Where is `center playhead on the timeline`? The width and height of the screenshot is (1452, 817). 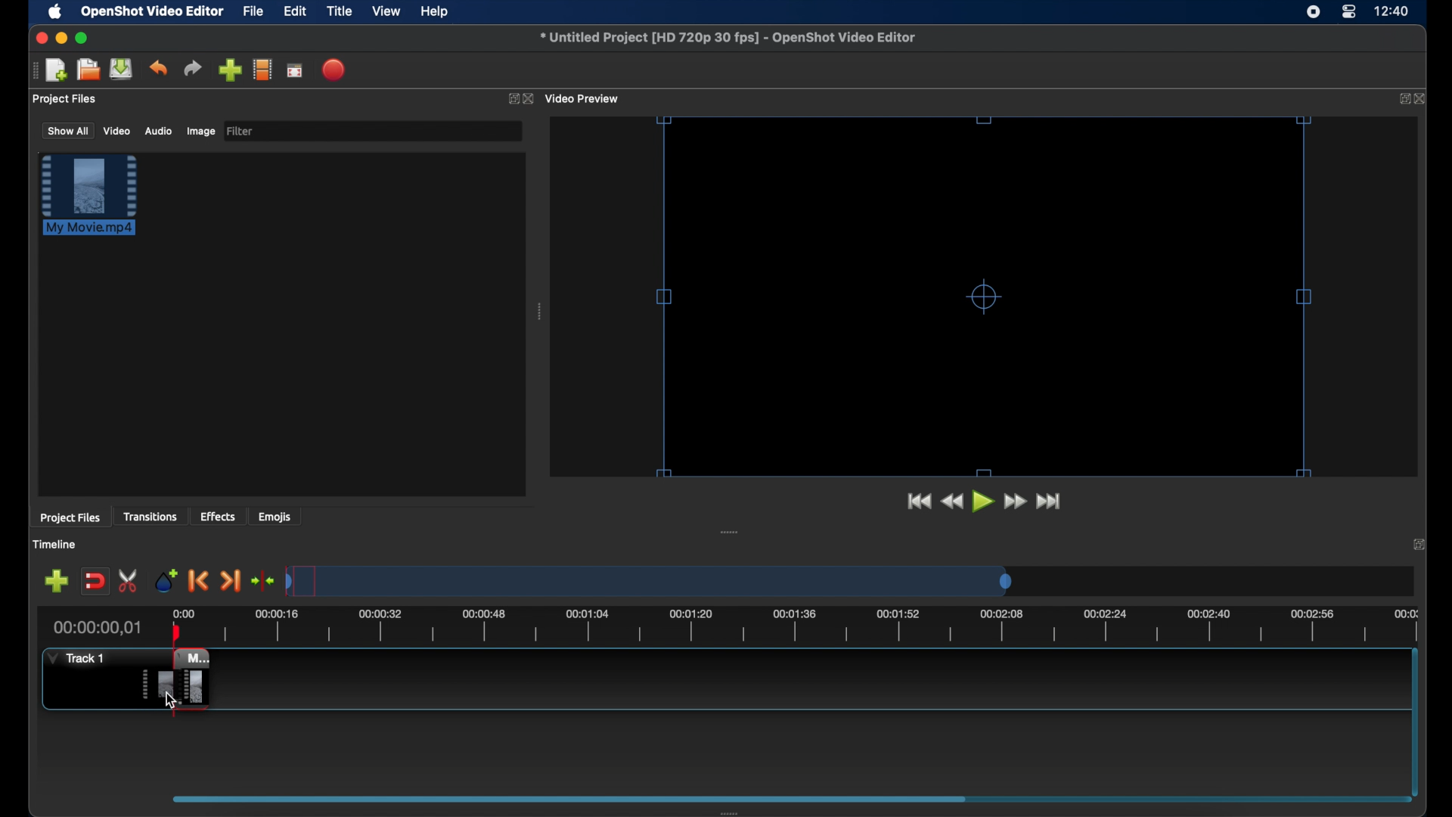 center playhead on the timeline is located at coordinates (262, 580).